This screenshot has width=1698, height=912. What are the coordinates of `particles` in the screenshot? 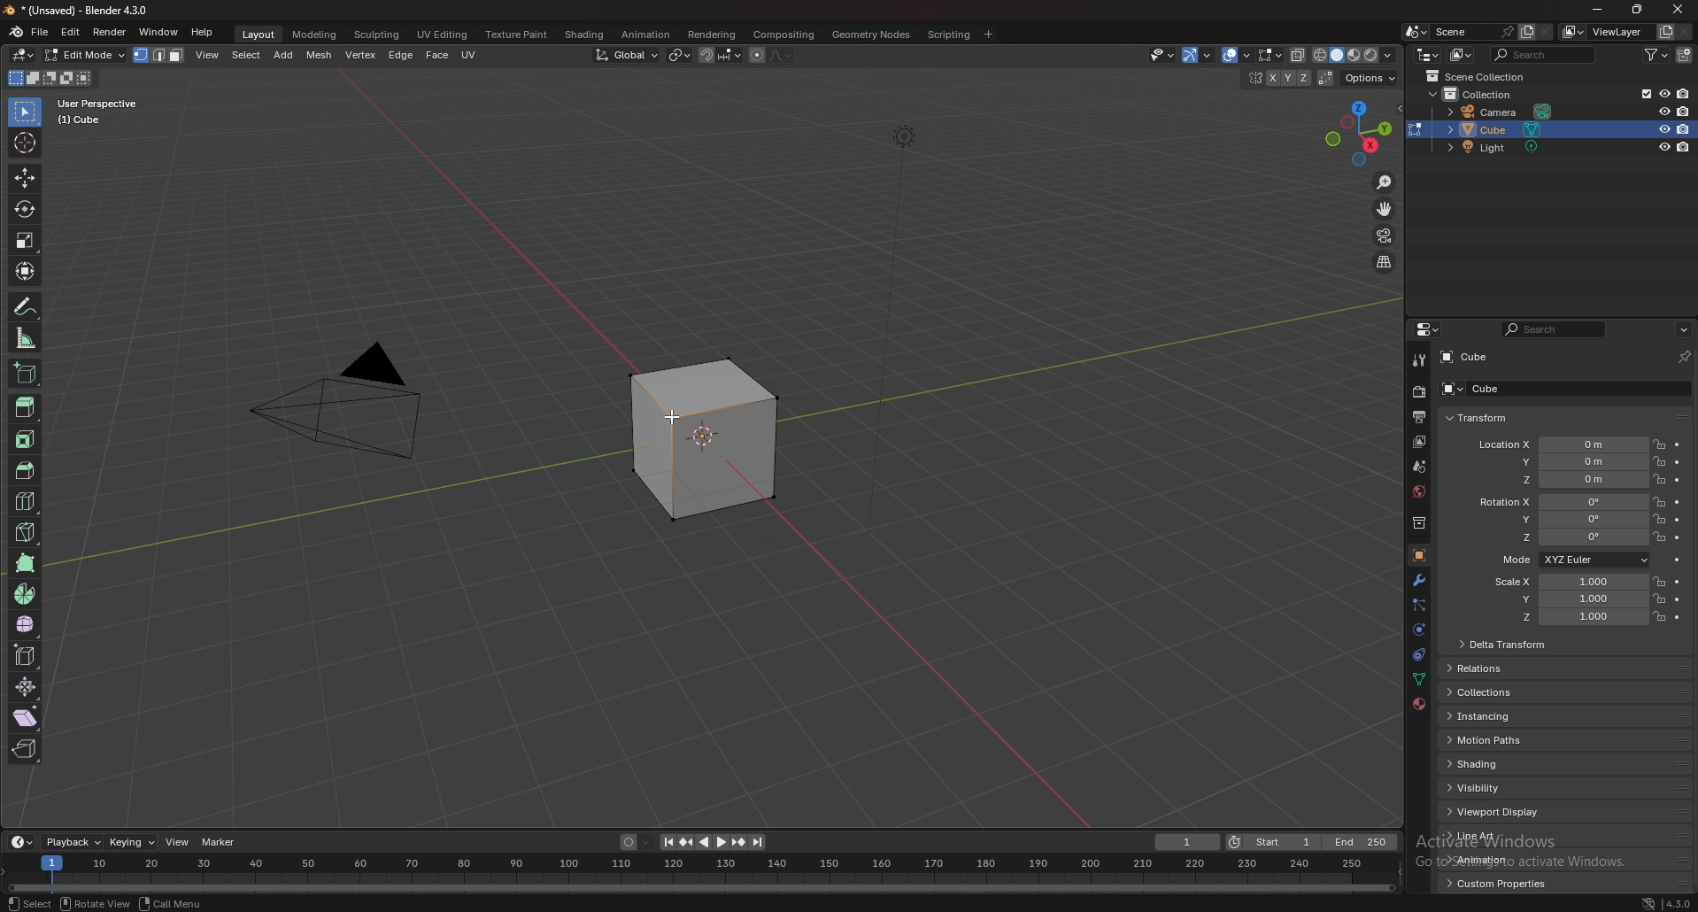 It's located at (1420, 607).